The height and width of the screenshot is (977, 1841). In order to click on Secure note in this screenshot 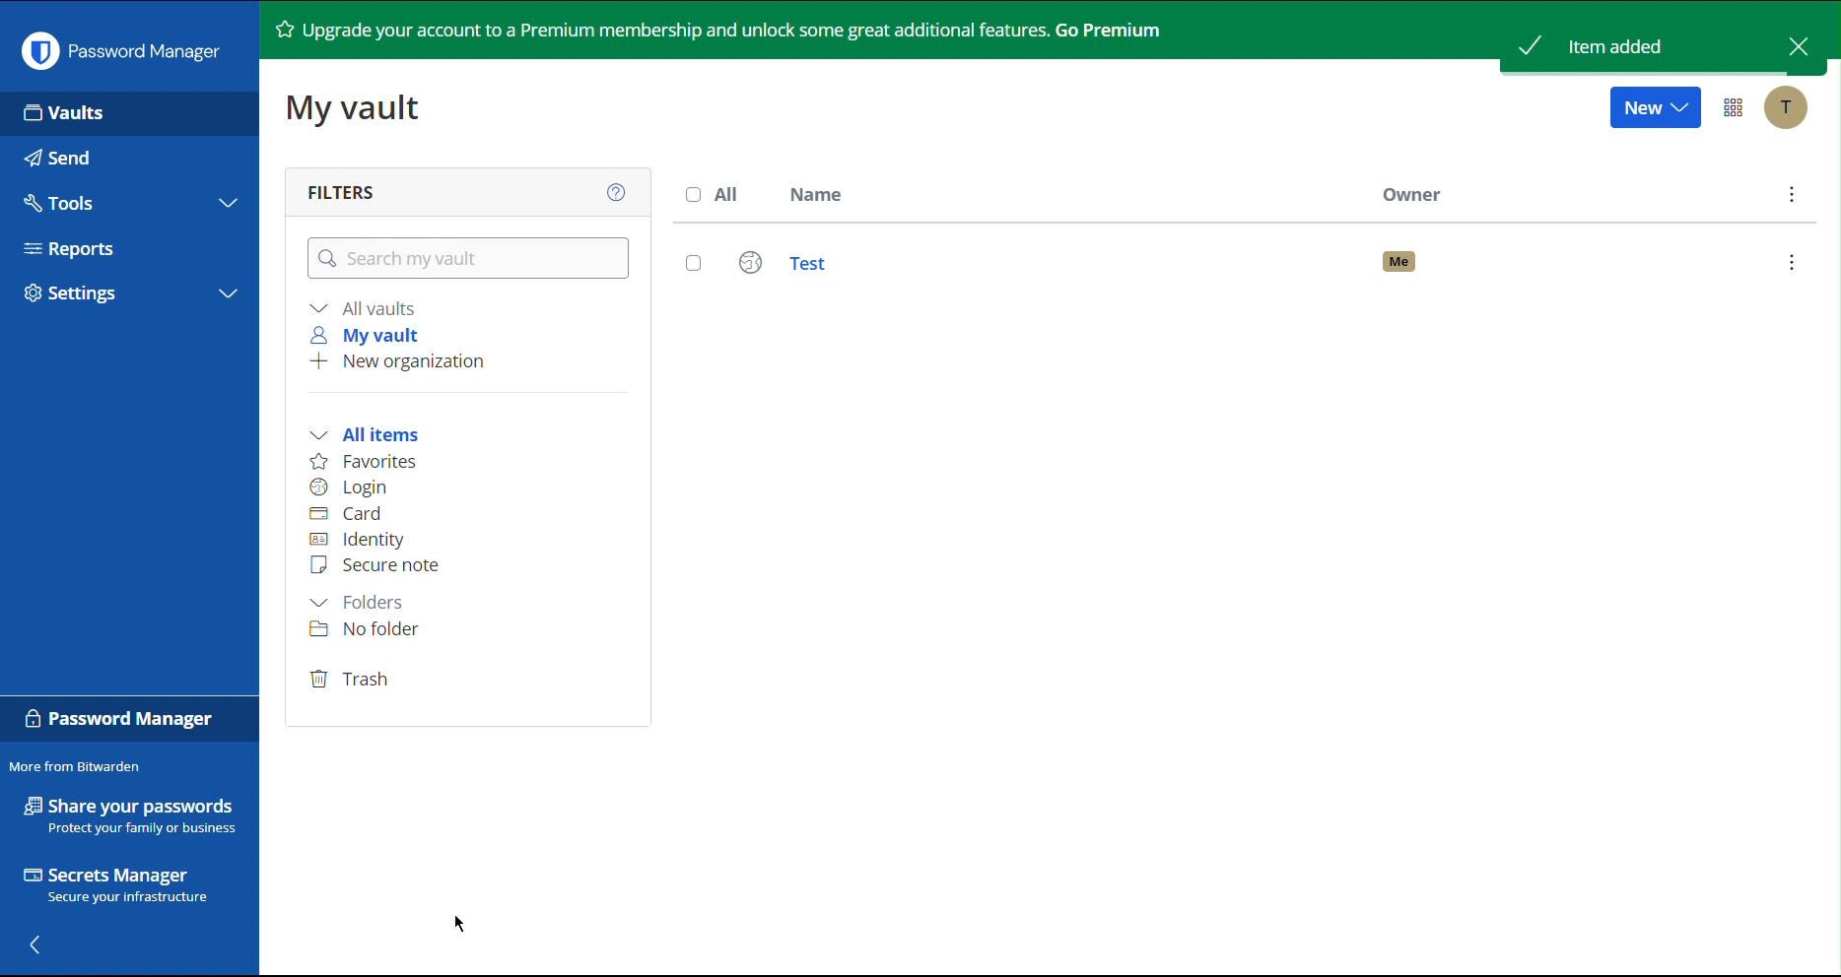, I will do `click(375, 562)`.